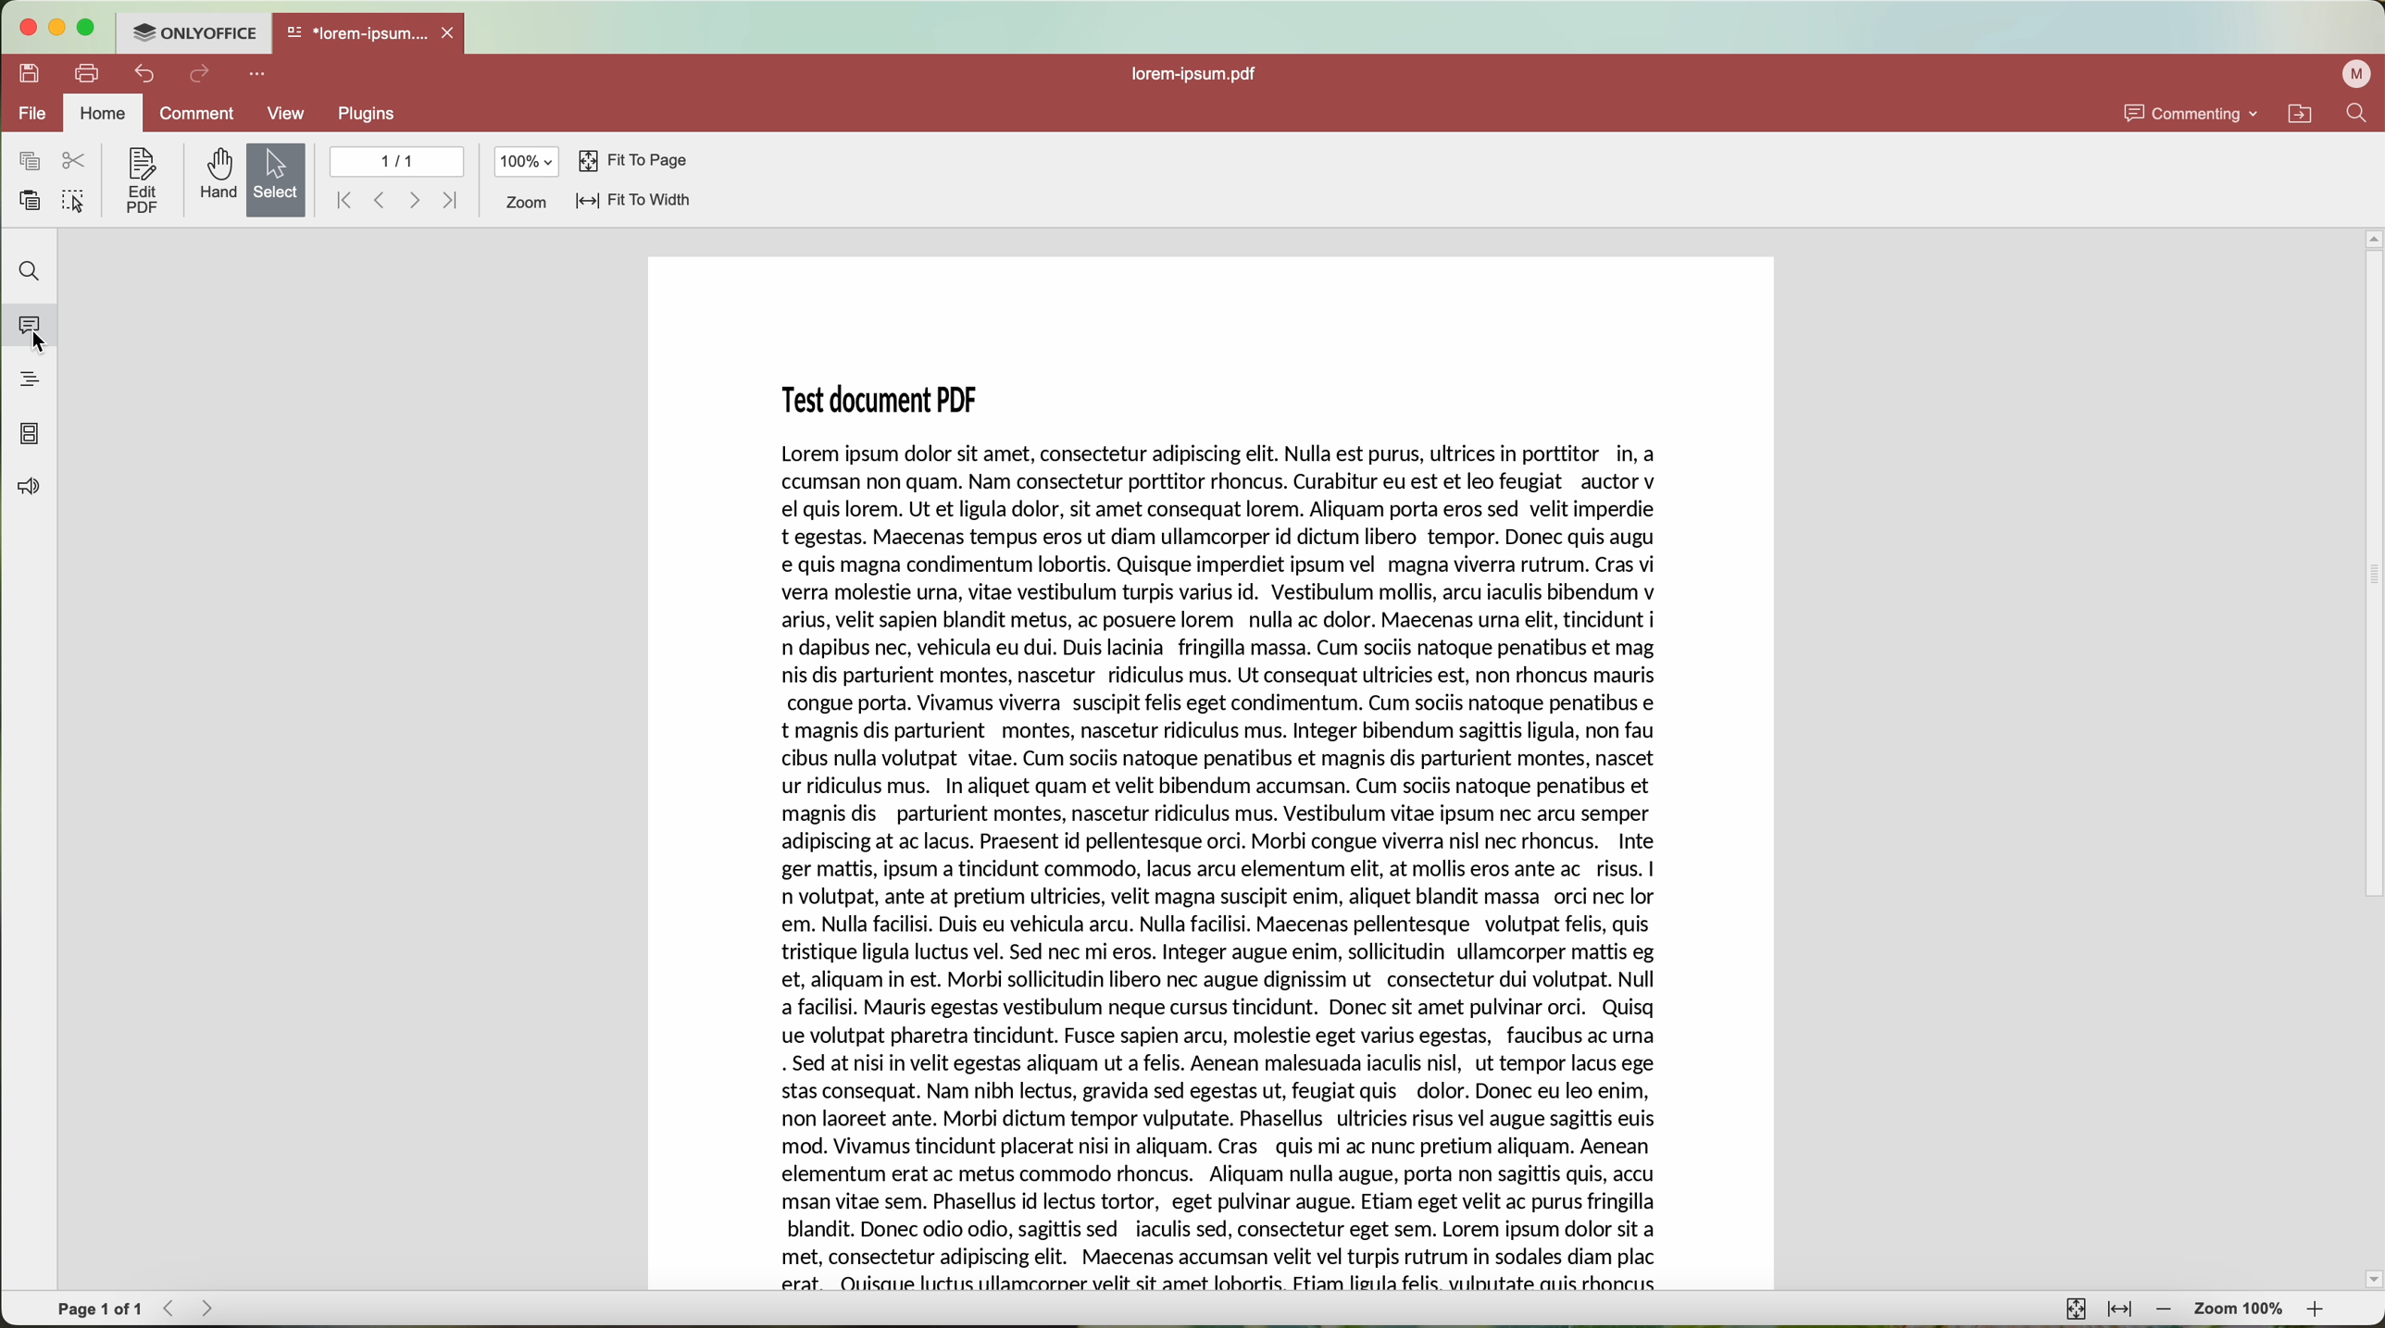  I want to click on zoom out, so click(2166, 1311).